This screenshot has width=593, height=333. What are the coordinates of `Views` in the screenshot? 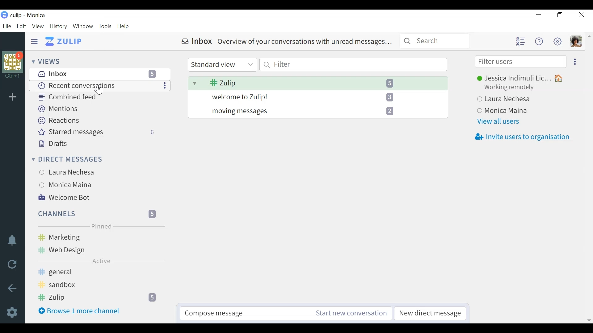 It's located at (47, 62).